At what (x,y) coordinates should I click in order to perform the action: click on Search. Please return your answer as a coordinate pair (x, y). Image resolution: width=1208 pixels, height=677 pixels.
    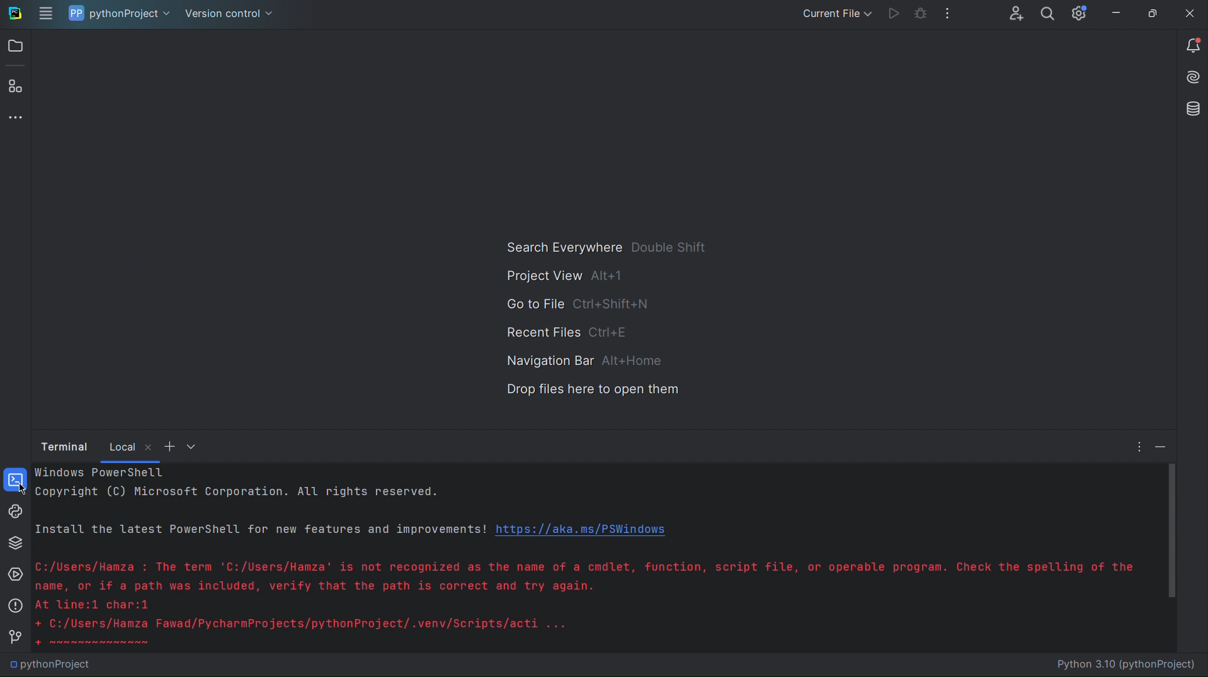
    Looking at the image, I should click on (1047, 15).